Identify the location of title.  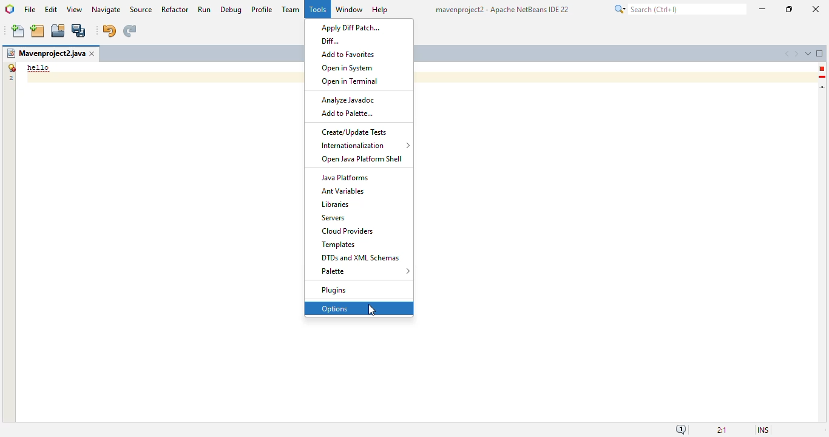
(501, 10).